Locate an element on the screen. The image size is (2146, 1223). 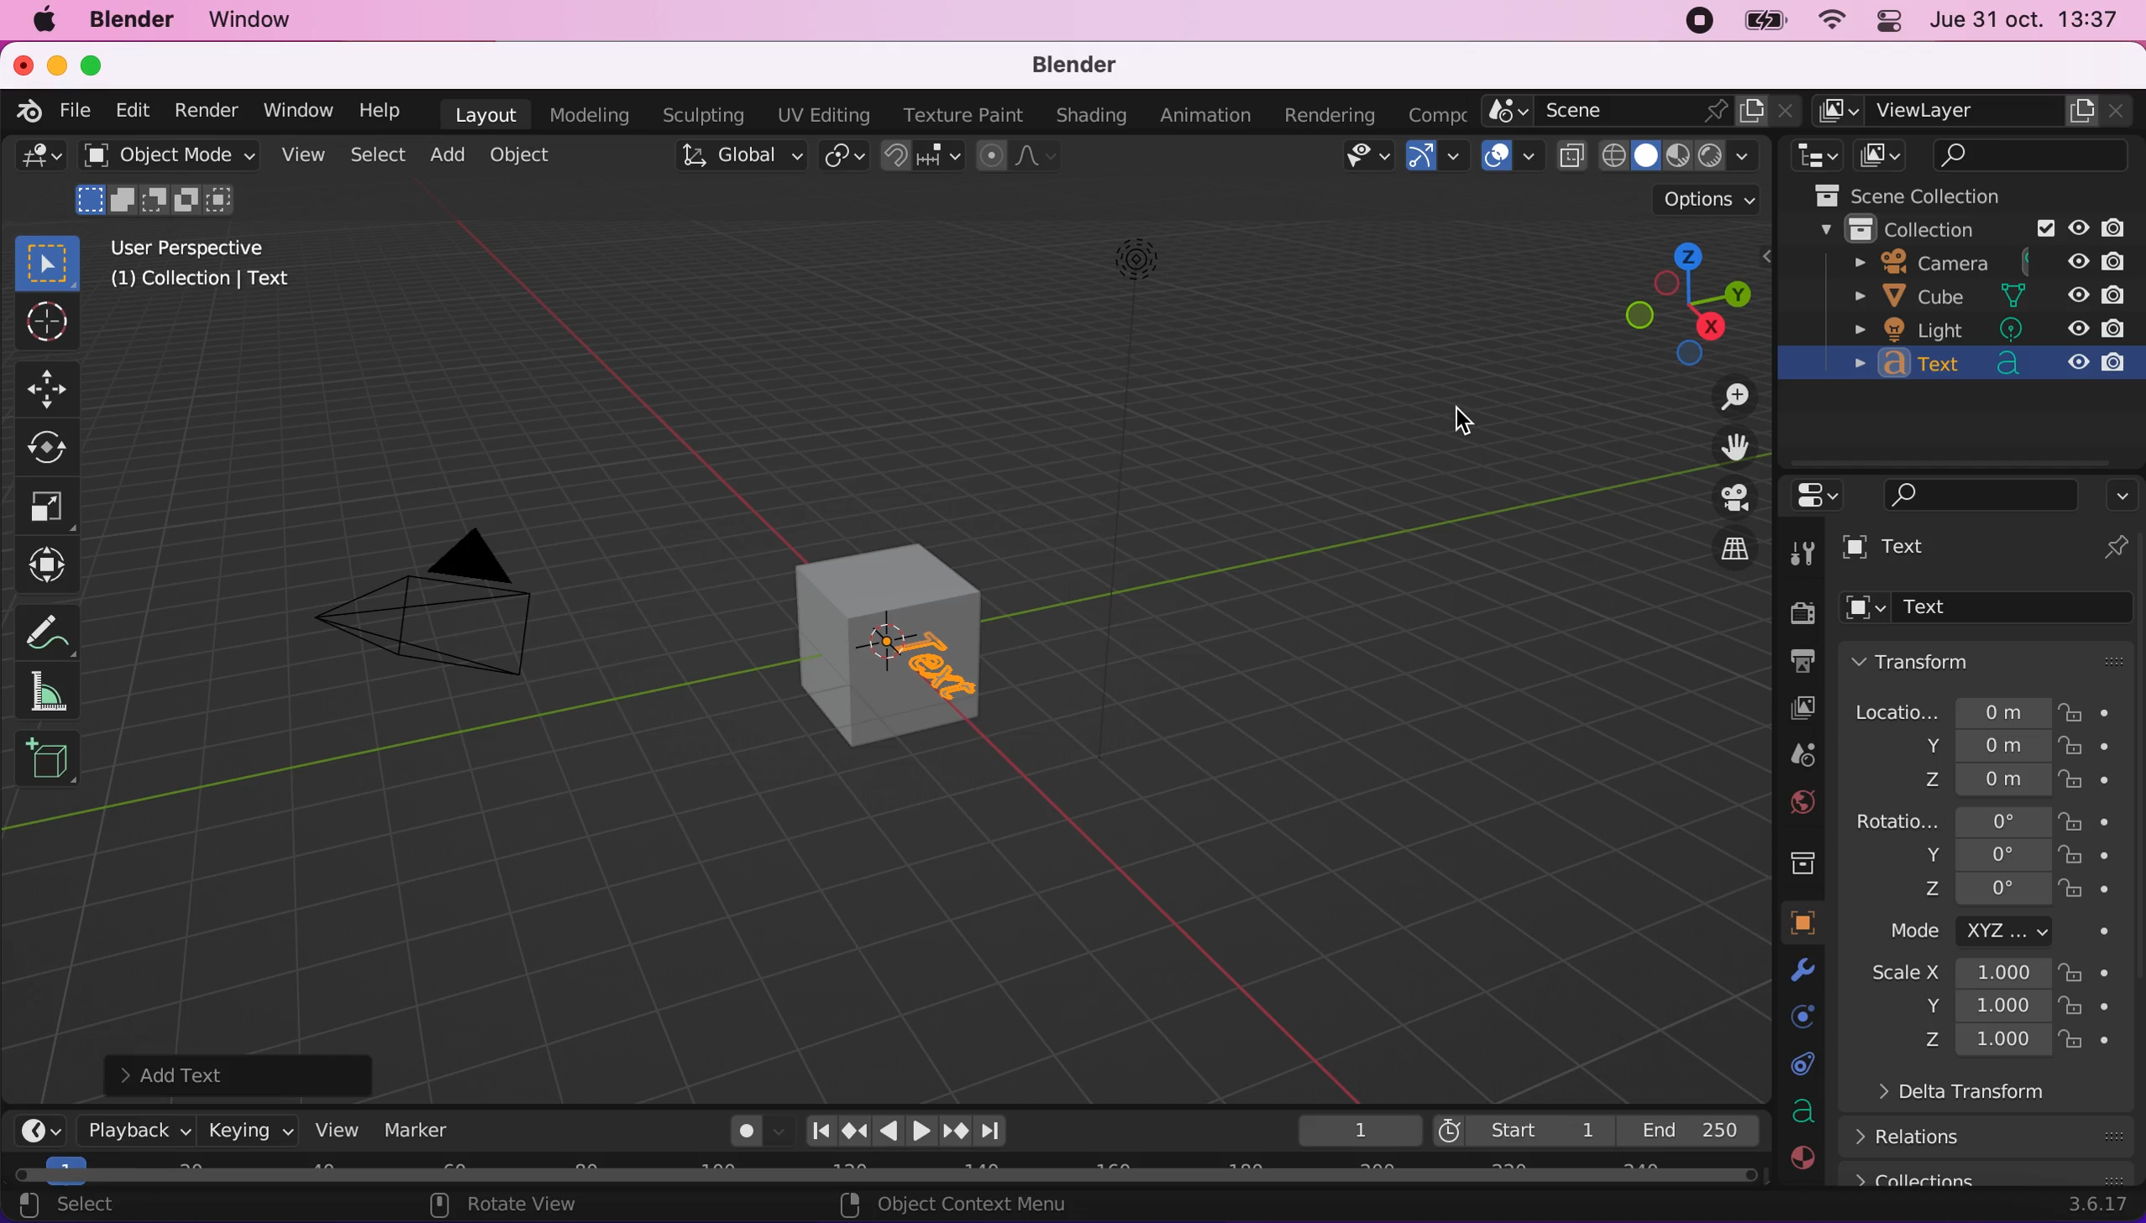
view object types is located at coordinates (1366, 160).